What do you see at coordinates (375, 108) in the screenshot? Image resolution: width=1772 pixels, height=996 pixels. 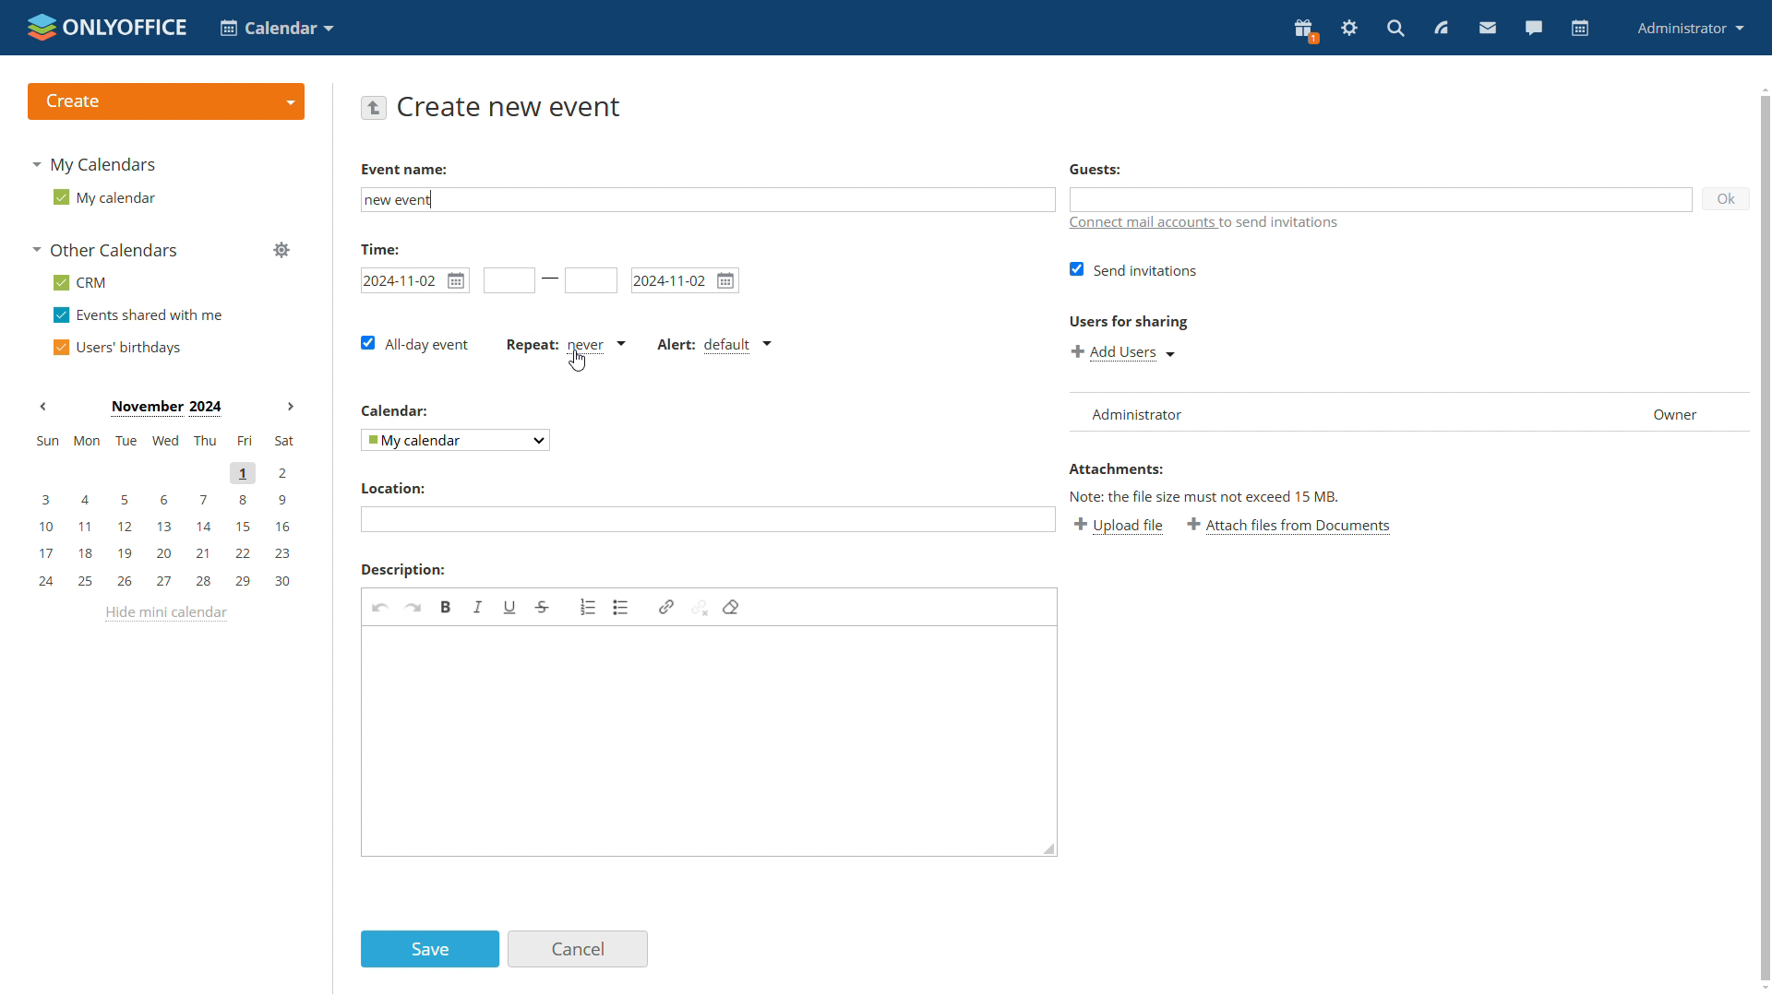 I see `go back` at bounding box center [375, 108].